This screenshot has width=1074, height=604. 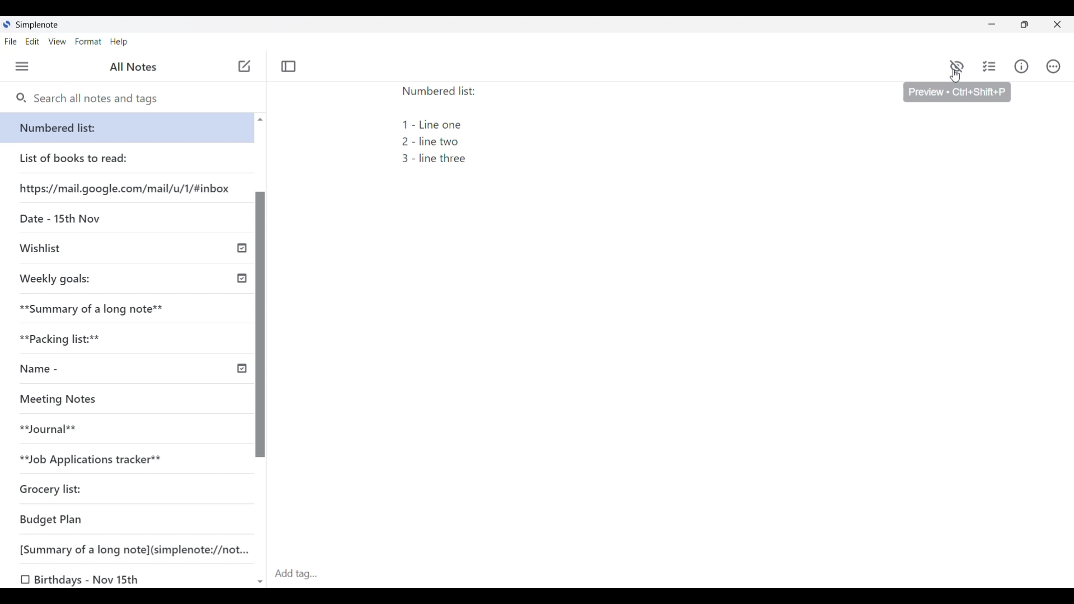 I want to click on Preview « Ctrl+Shift+P, so click(x=960, y=95).